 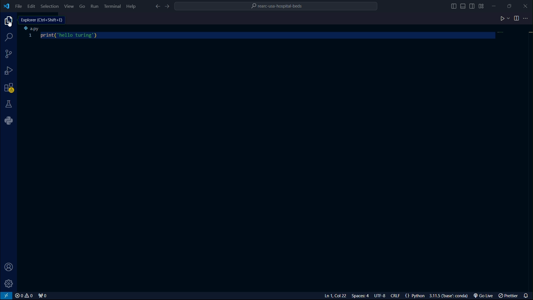 What do you see at coordinates (381, 296) in the screenshot?
I see `UTF-8` at bounding box center [381, 296].